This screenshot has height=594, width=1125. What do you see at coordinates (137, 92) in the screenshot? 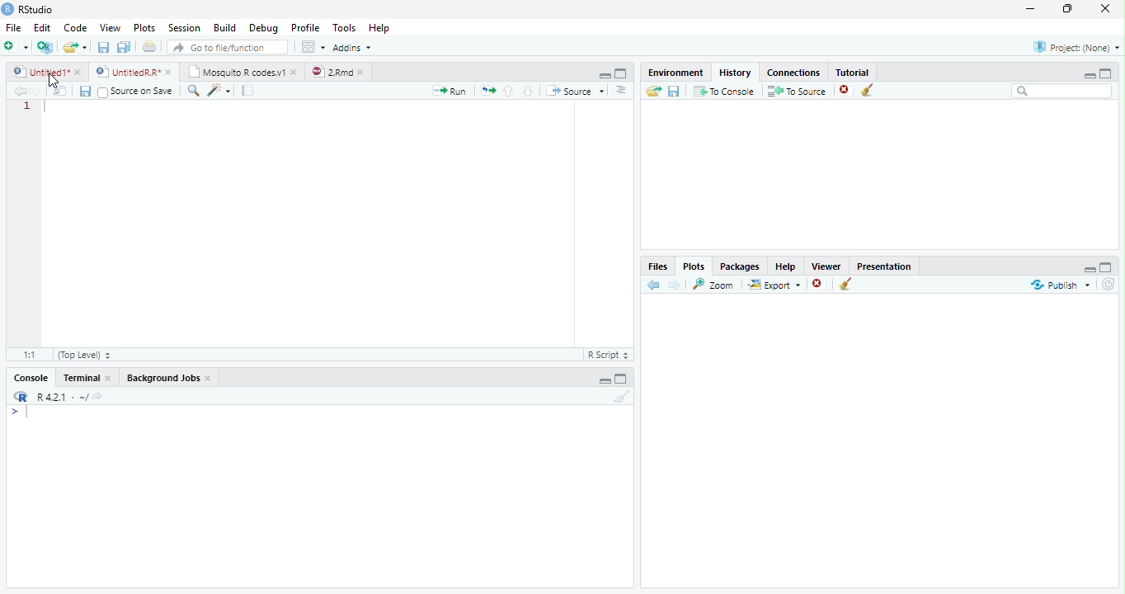
I see `Source on save` at bounding box center [137, 92].